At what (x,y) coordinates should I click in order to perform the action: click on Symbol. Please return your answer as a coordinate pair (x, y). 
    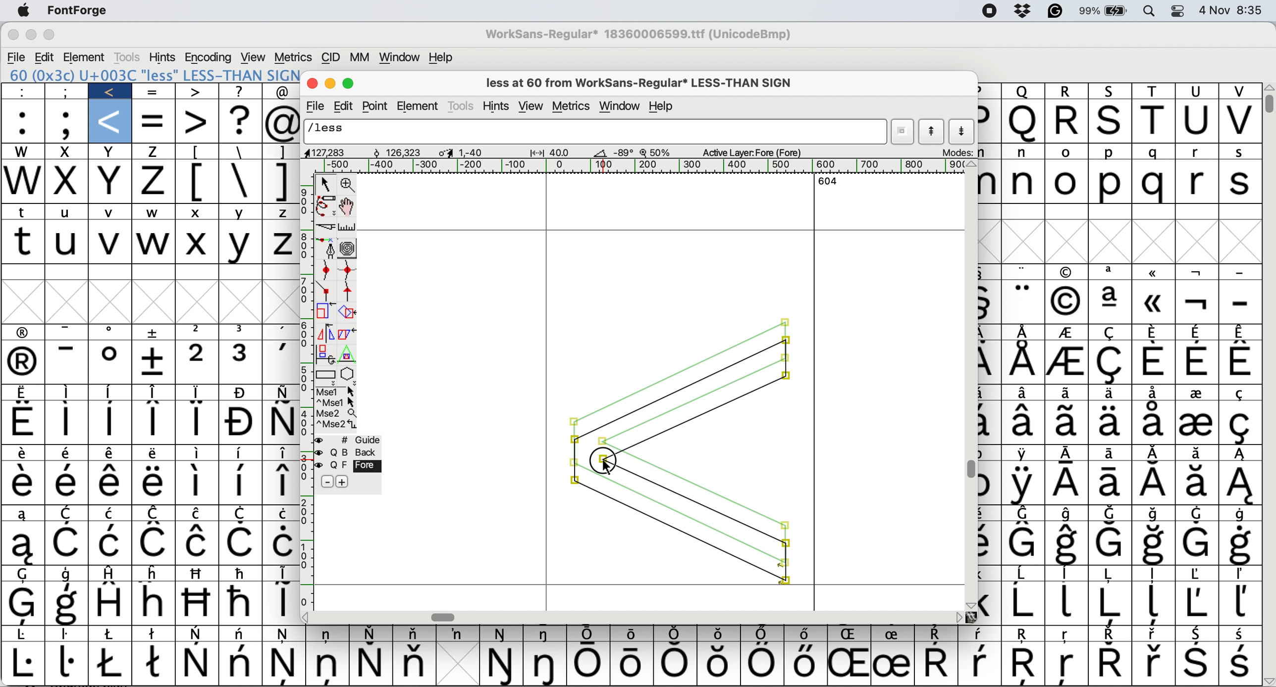
    Looking at the image, I should click on (1198, 363).